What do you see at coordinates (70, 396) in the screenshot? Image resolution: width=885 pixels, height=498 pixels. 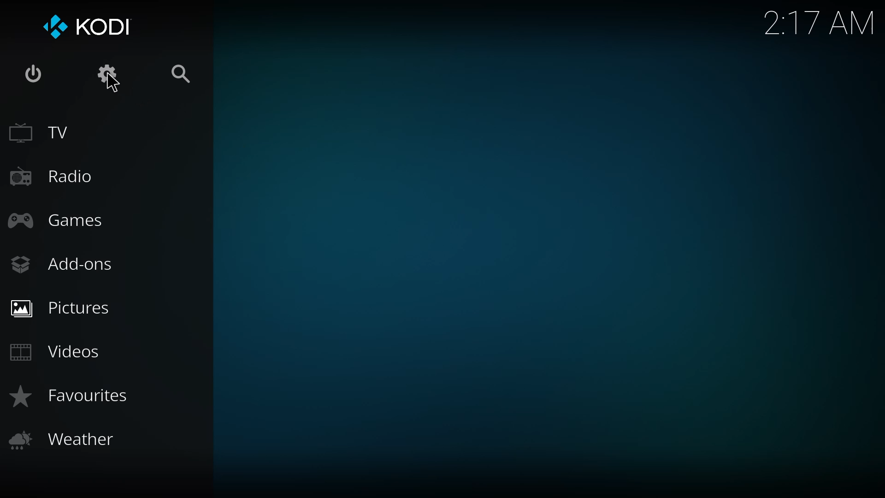 I see `favorites` at bounding box center [70, 396].